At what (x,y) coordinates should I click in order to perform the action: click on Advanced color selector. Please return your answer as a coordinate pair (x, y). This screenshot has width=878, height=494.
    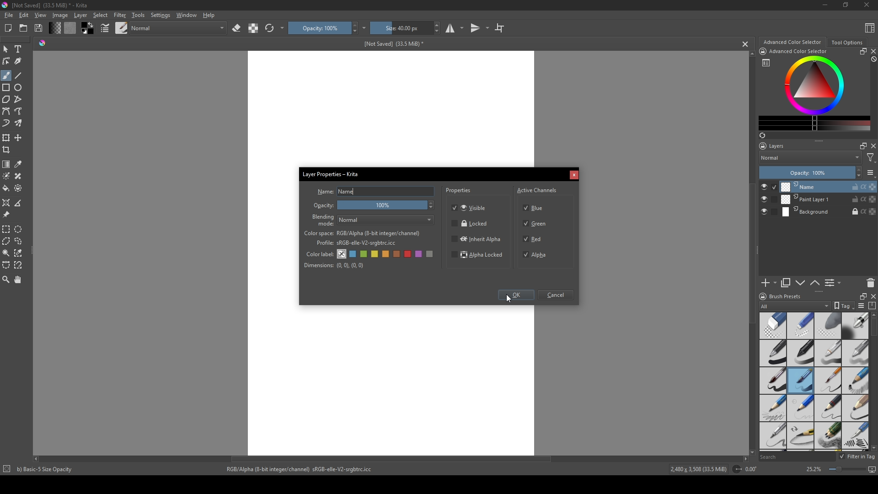
    Looking at the image, I should click on (792, 42).